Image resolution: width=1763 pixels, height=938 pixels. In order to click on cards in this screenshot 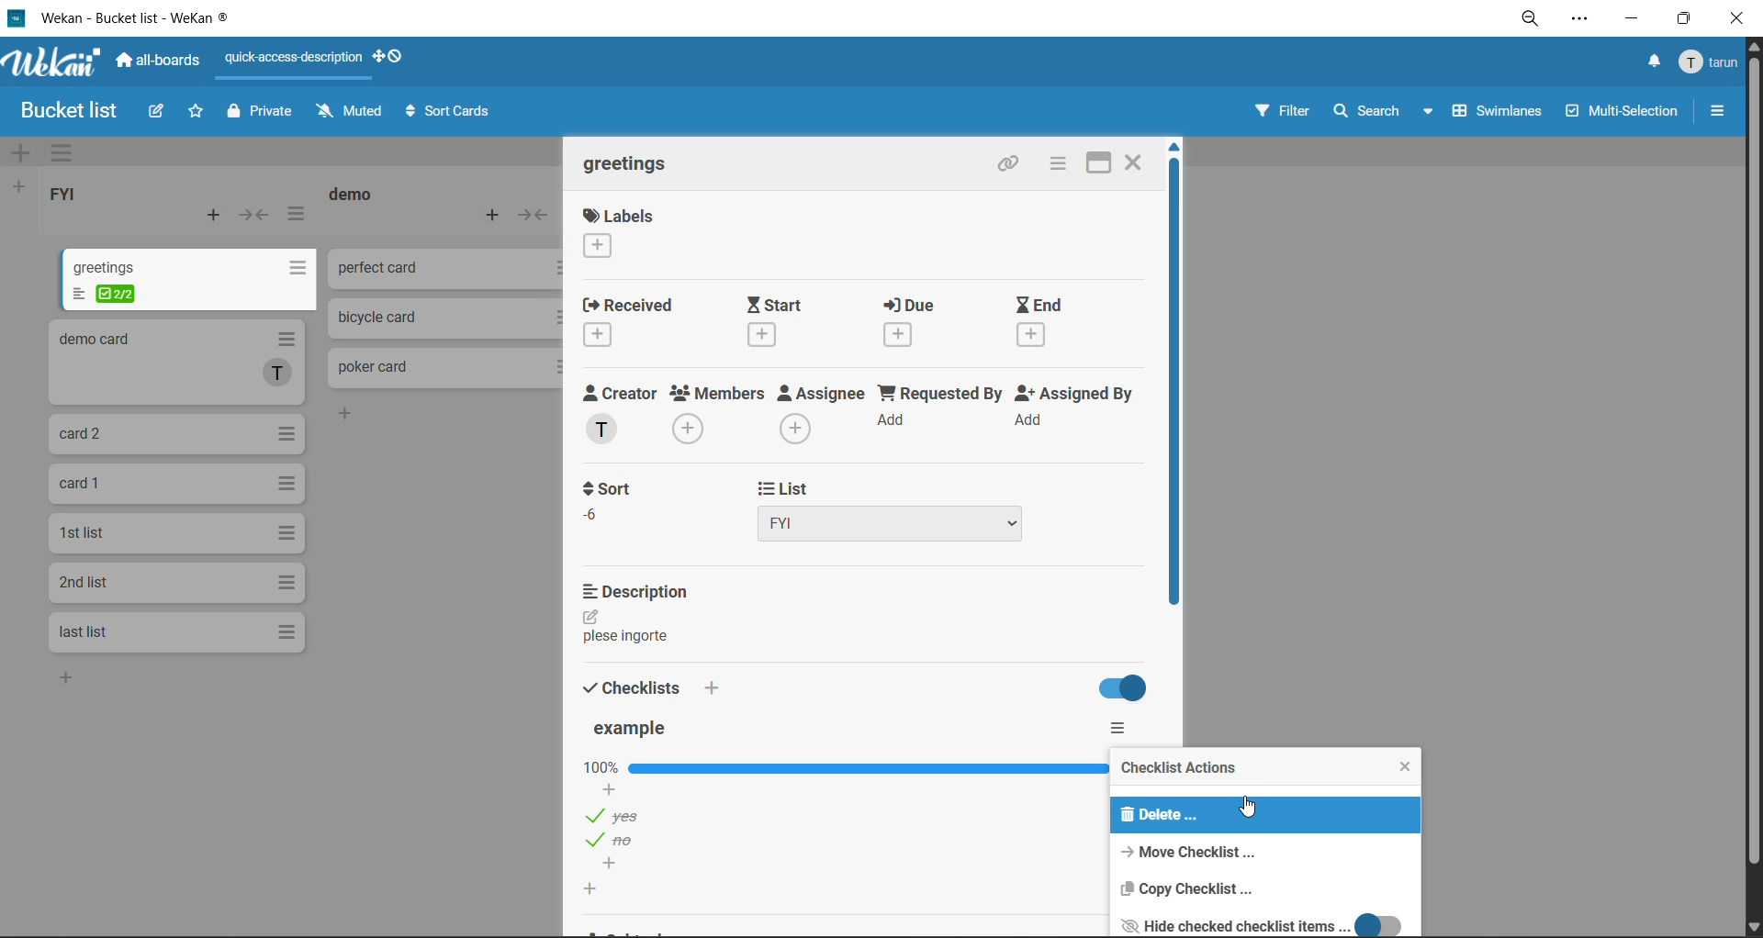, I will do `click(177, 537)`.